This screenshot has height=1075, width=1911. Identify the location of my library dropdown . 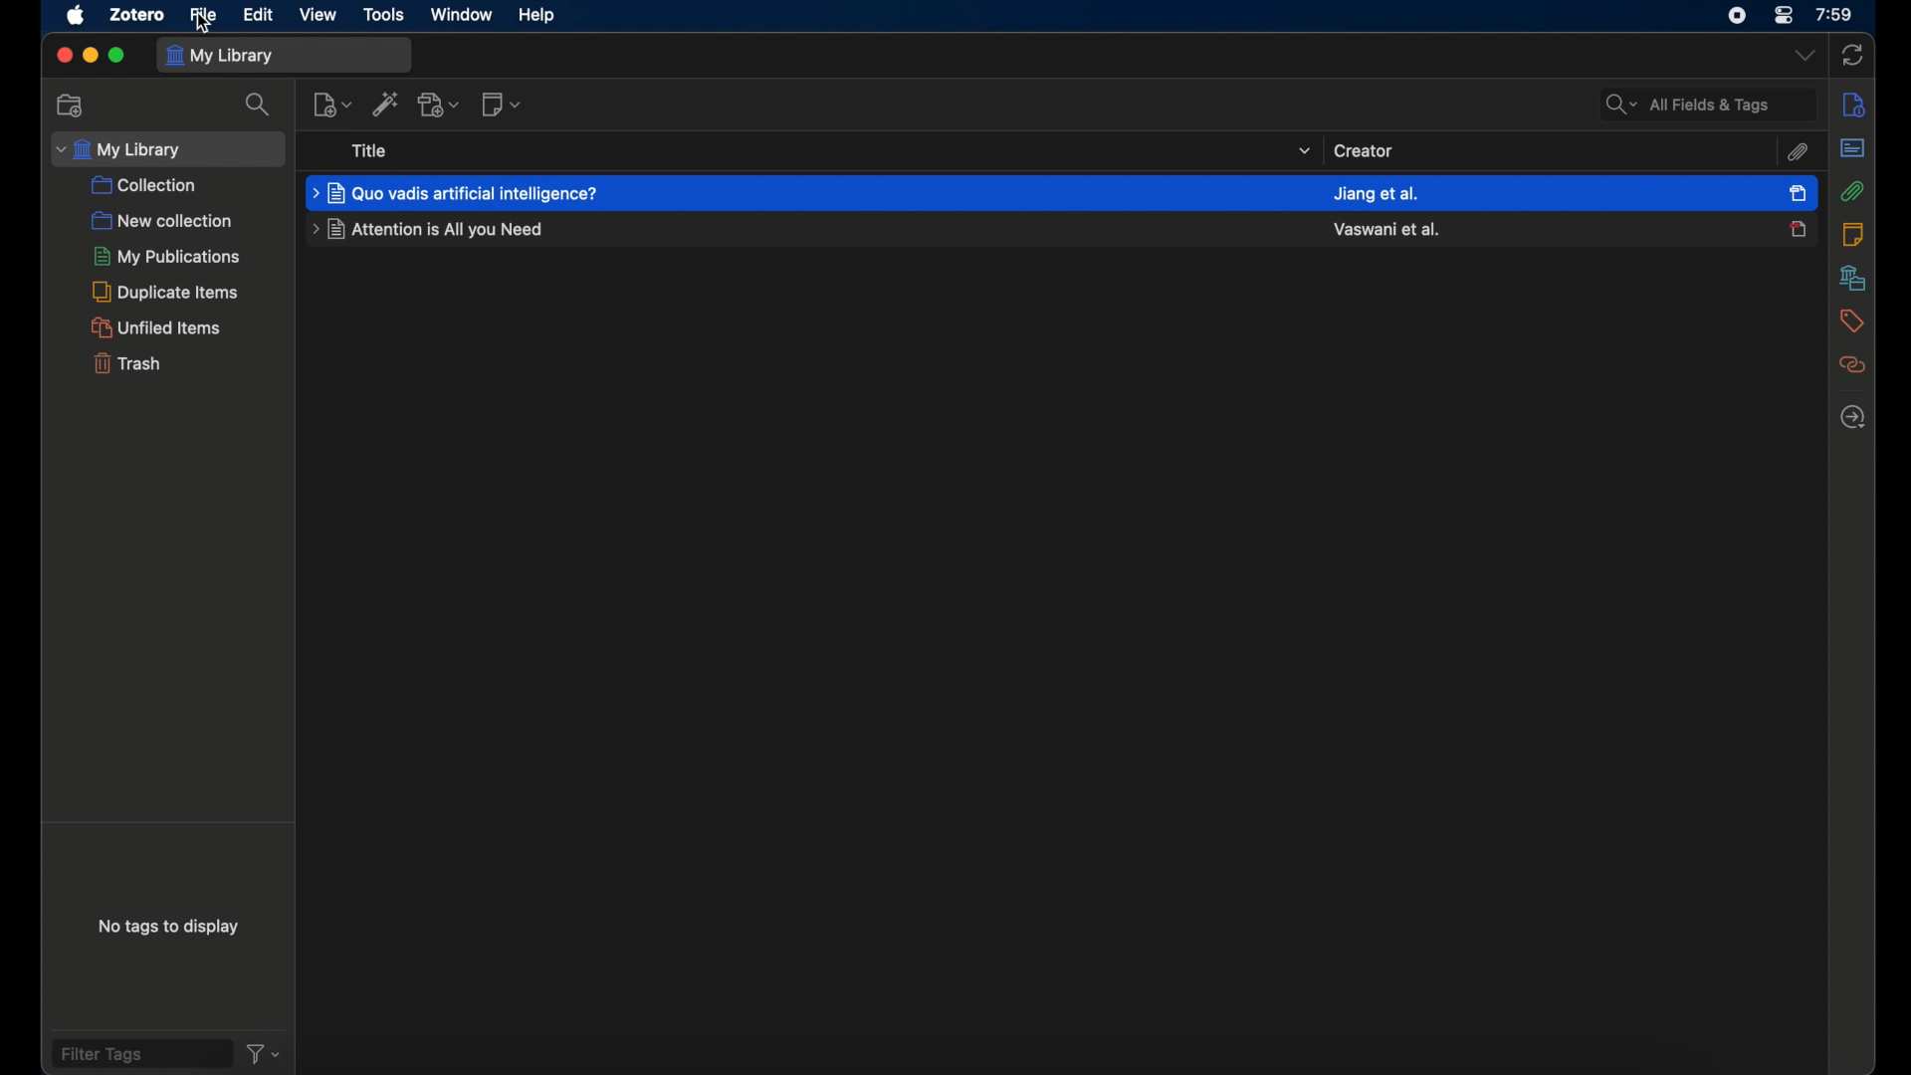
(167, 149).